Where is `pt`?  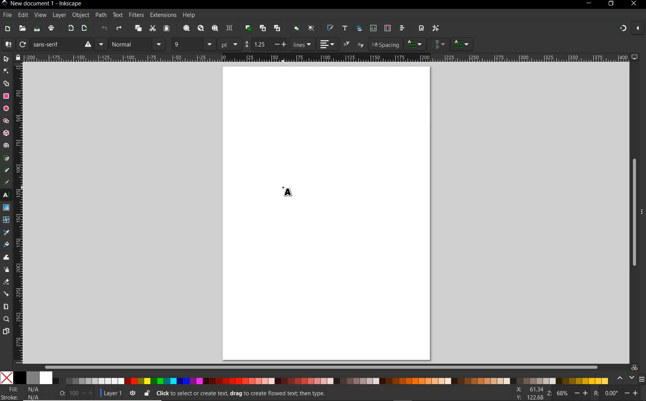
pt is located at coordinates (230, 44).